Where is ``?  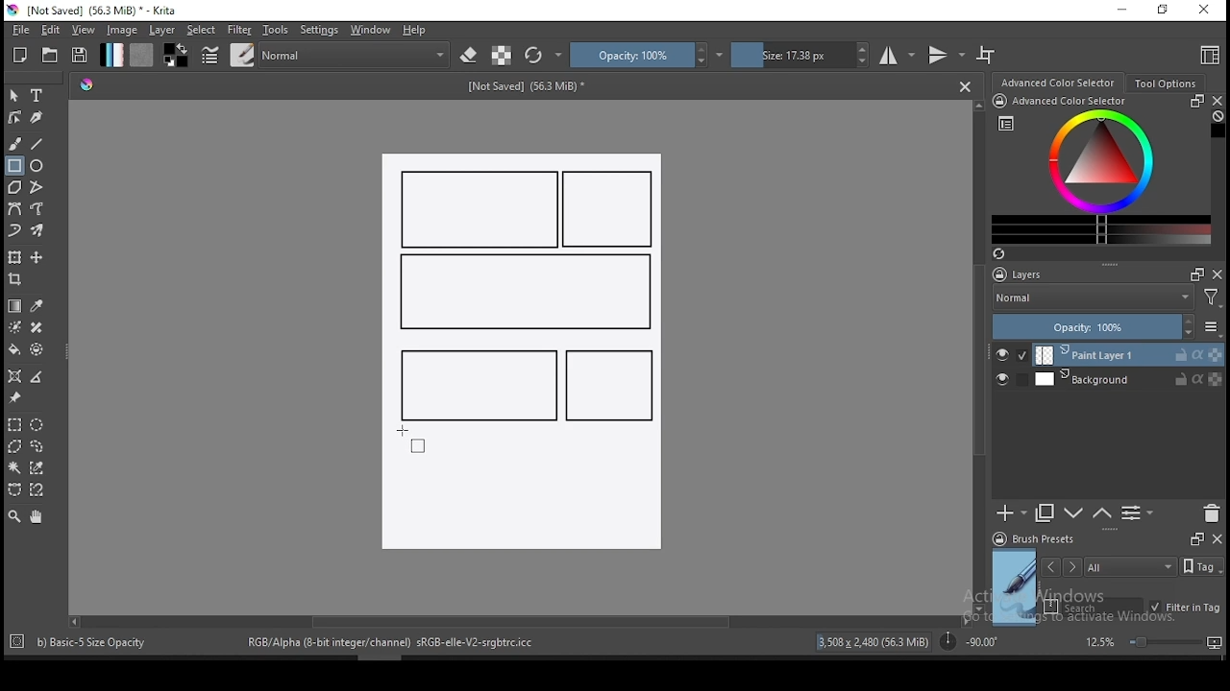  is located at coordinates (947, 53).